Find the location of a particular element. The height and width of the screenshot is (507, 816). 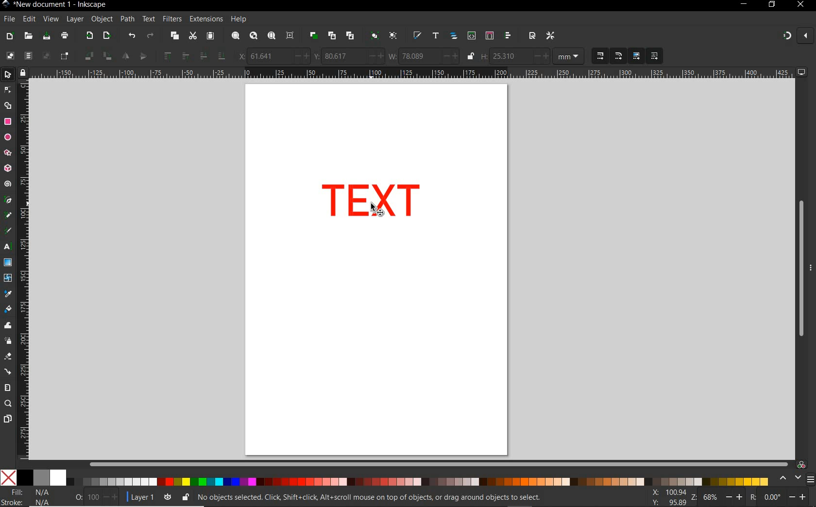

MOVE PATTERNS is located at coordinates (654, 56).